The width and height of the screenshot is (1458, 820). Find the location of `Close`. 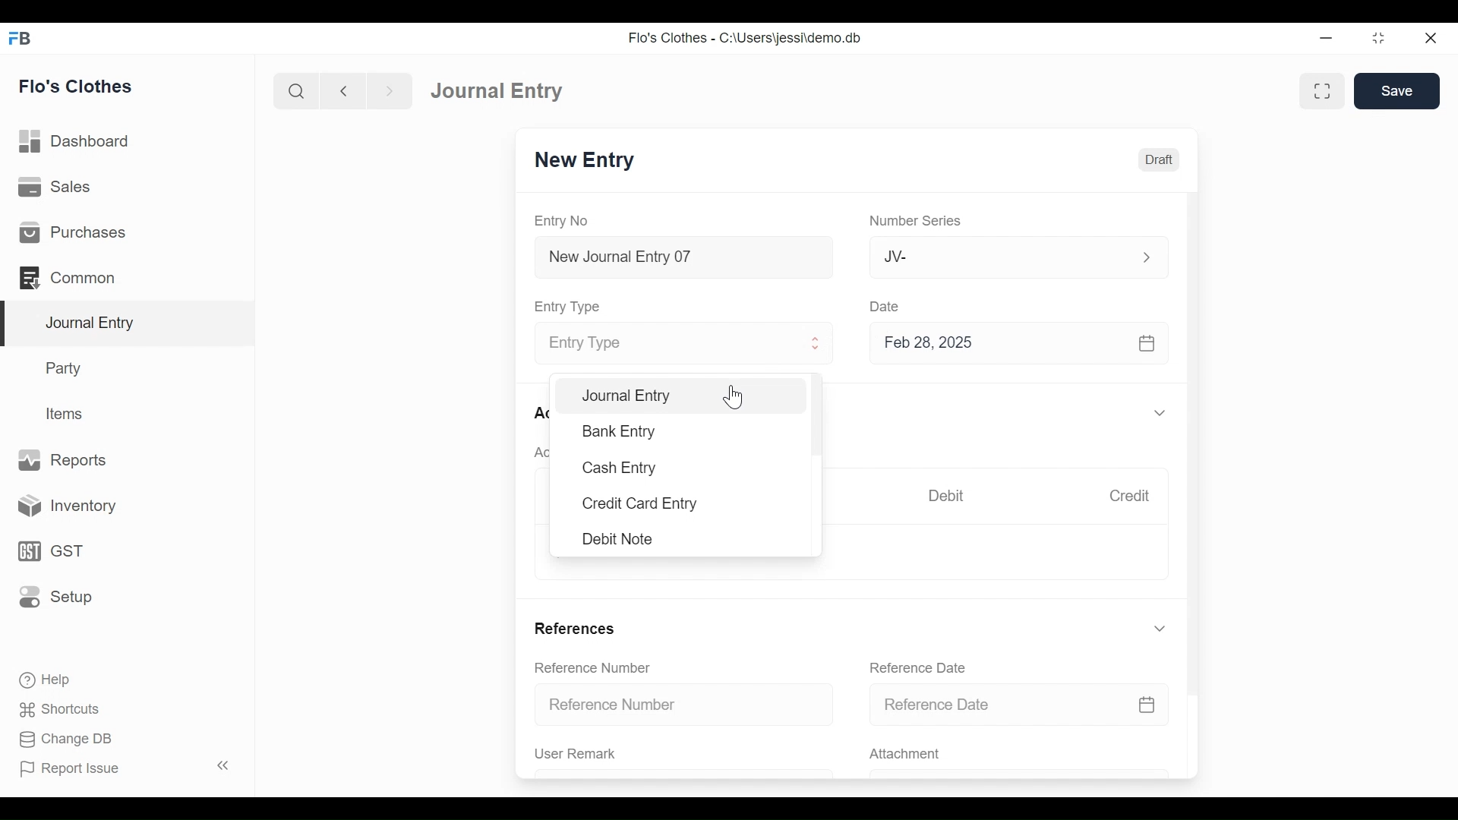

Close is located at coordinates (1431, 39).